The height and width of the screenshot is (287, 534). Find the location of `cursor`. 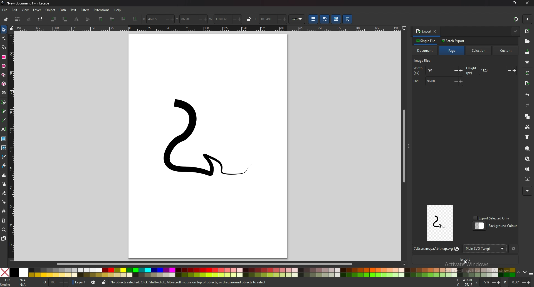

cursor is located at coordinates (466, 262).